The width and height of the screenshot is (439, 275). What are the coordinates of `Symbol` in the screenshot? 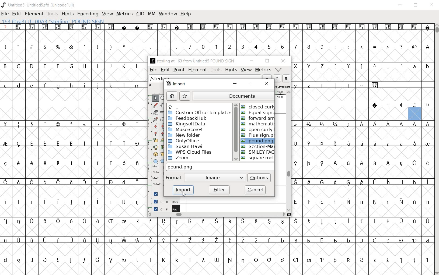 It's located at (375, 105).